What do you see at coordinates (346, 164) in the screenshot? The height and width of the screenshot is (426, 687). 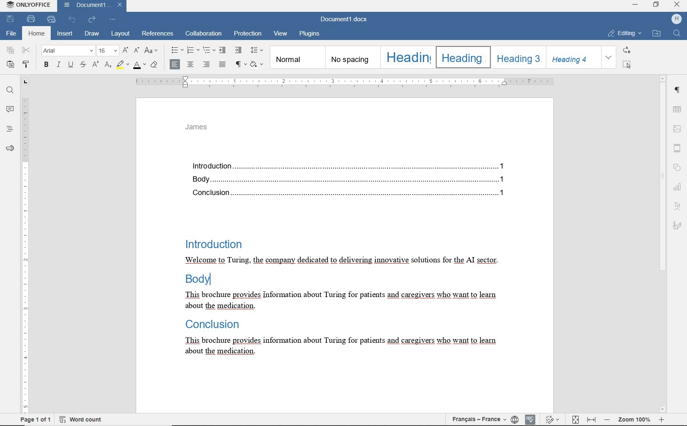 I see `Introduction...1` at bounding box center [346, 164].